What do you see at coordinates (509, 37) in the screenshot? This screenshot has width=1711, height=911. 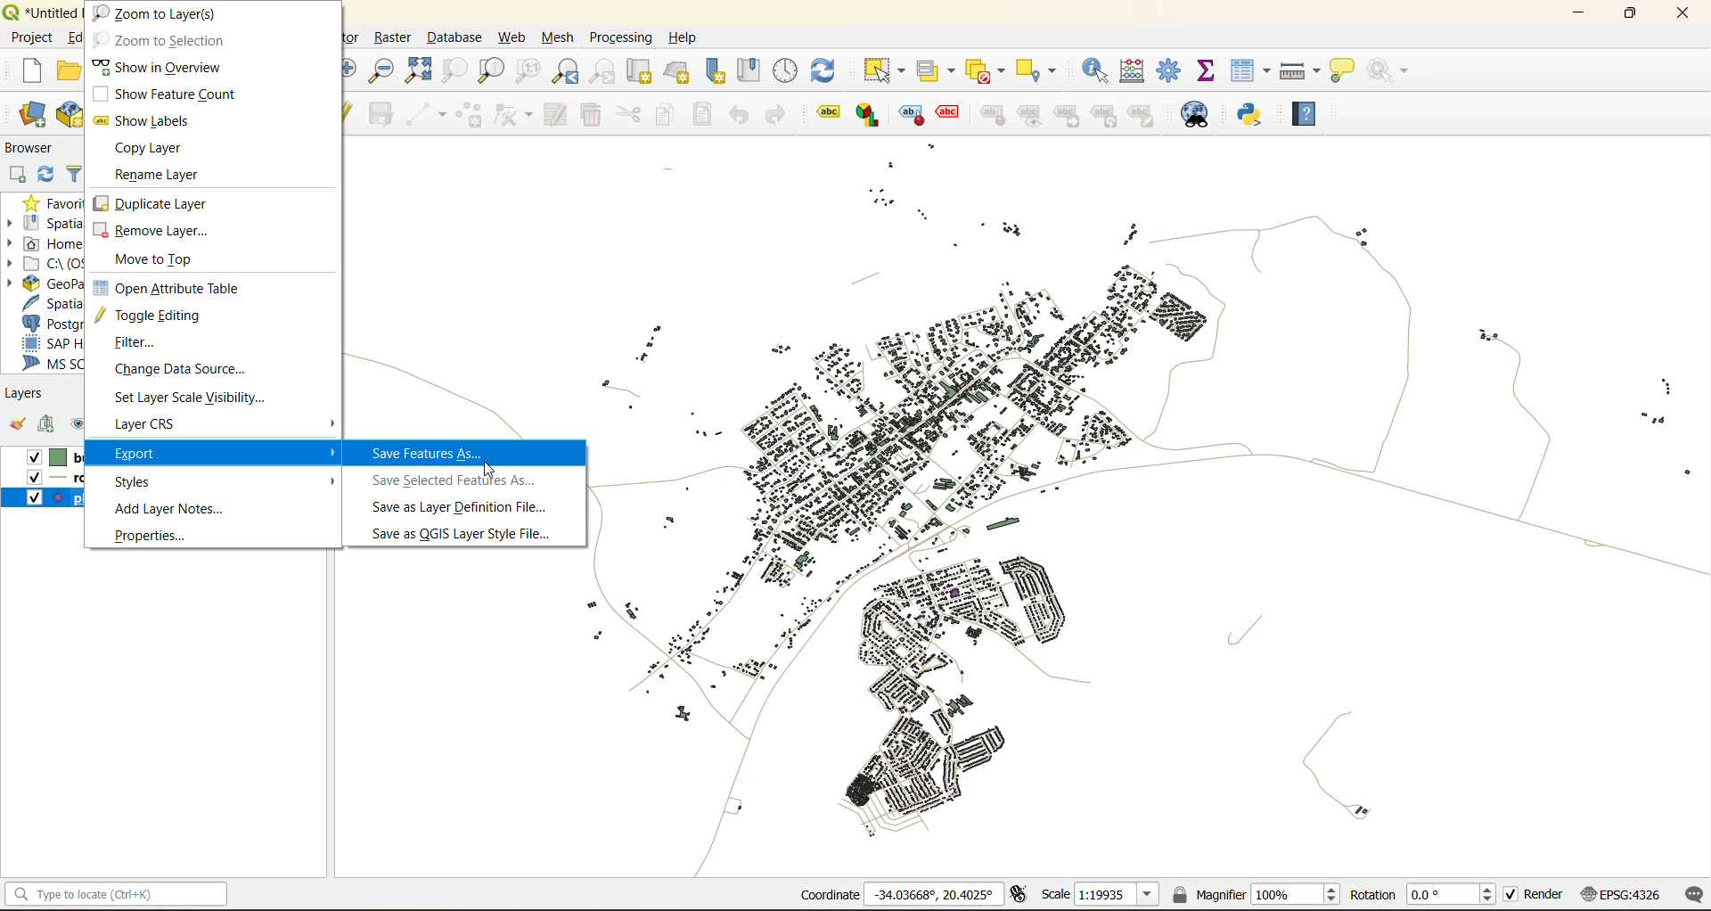 I see `web` at bounding box center [509, 37].